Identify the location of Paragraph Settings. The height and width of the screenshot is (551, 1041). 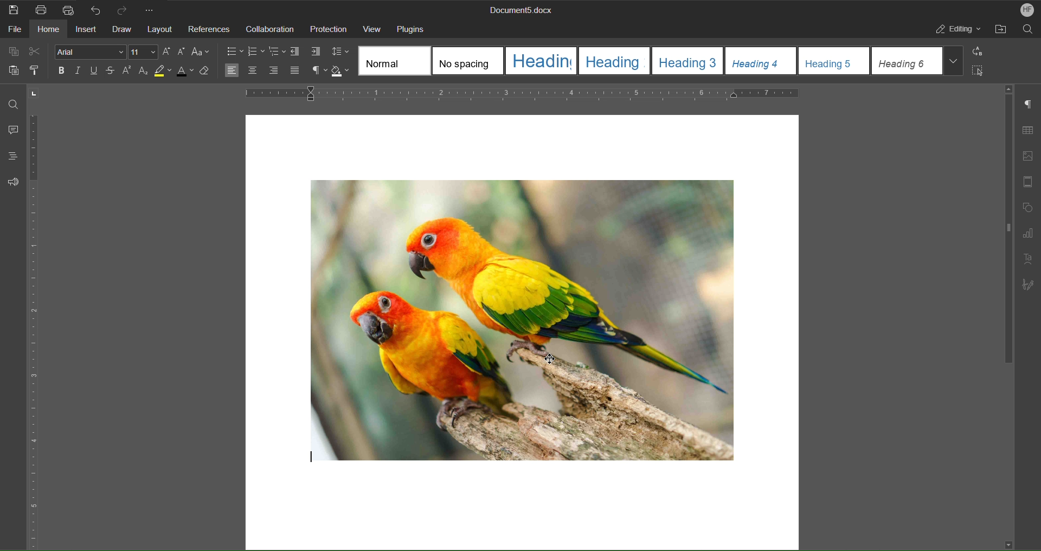
(1029, 104).